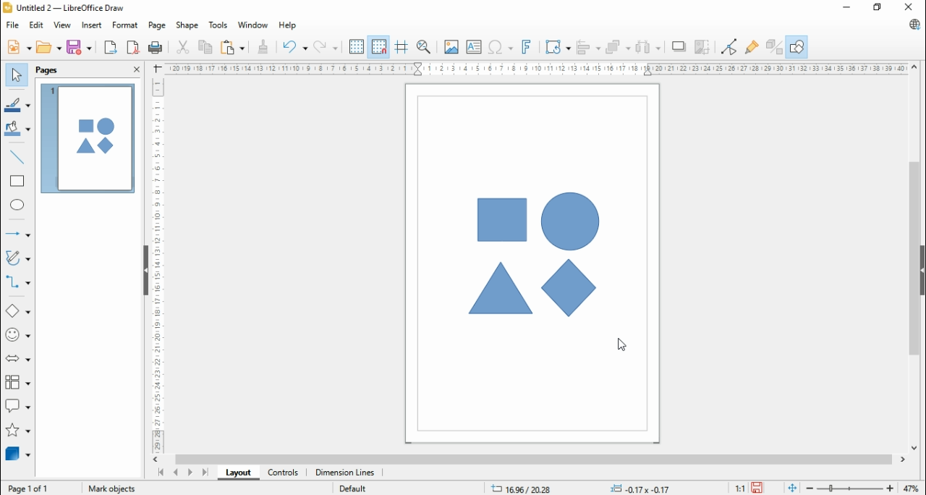  What do you see at coordinates (702, 48) in the screenshot?
I see `crop` at bounding box center [702, 48].